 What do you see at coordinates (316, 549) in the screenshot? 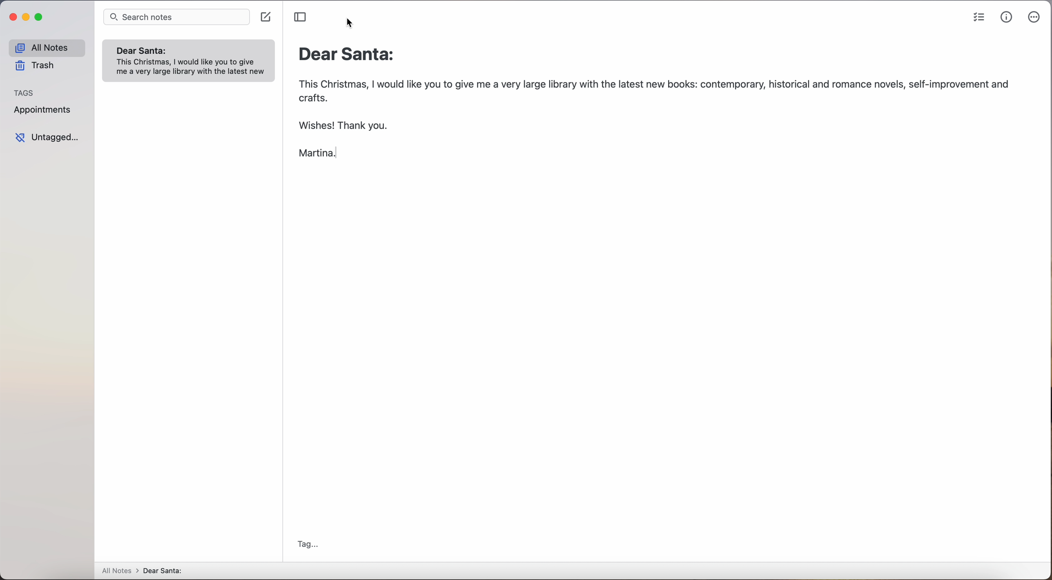
I see `tag` at bounding box center [316, 549].